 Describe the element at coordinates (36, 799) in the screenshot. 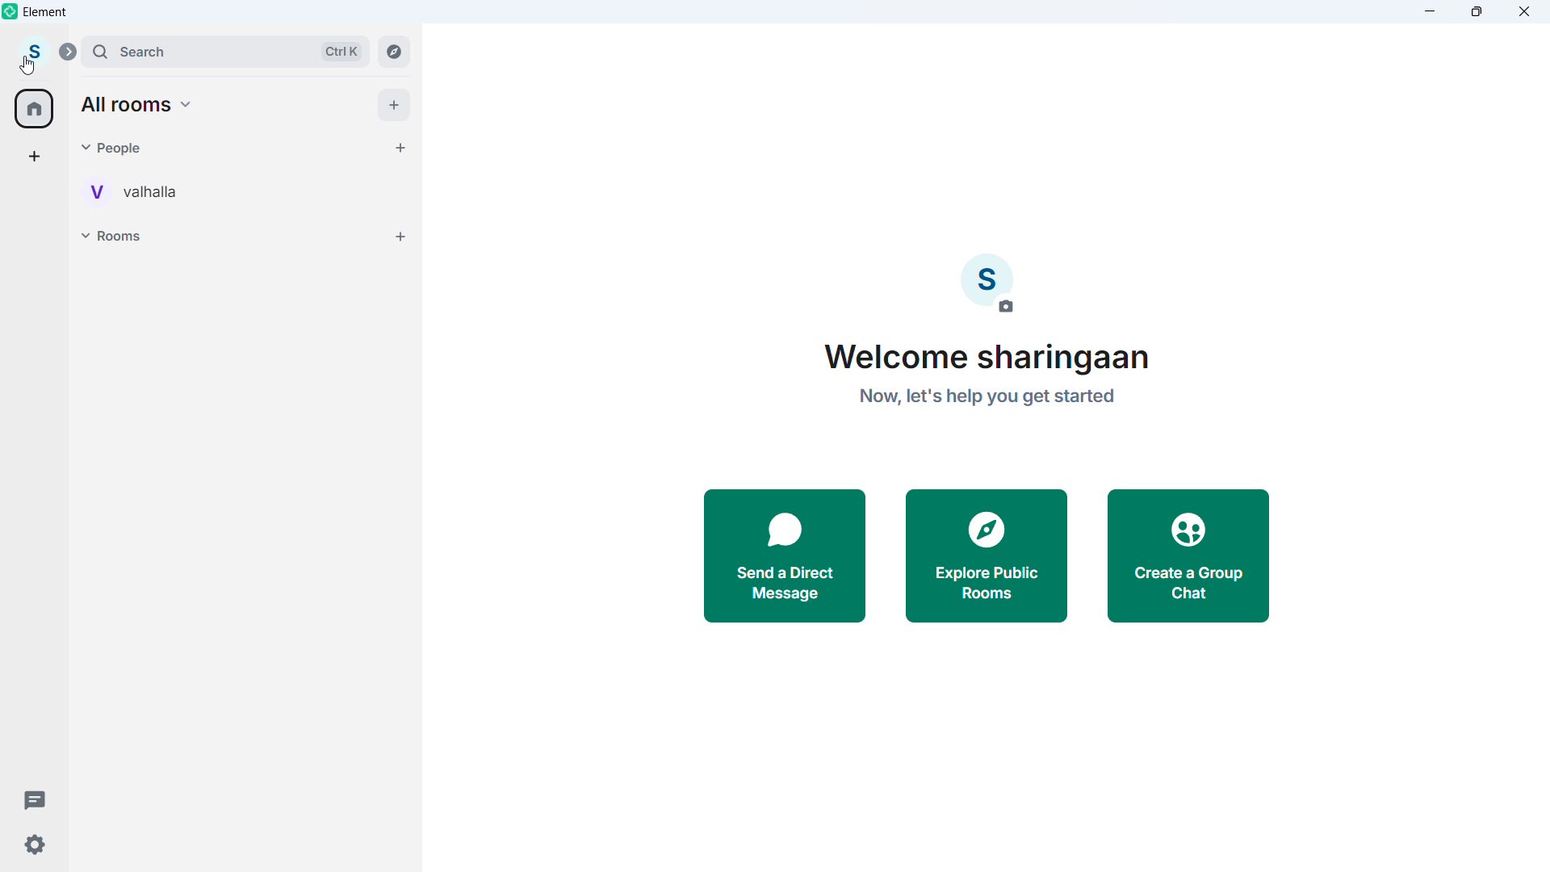

I see `Threads ` at that location.